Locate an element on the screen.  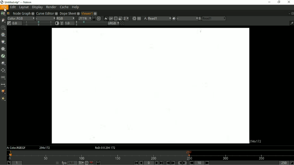
Layout is located at coordinates (23, 7).